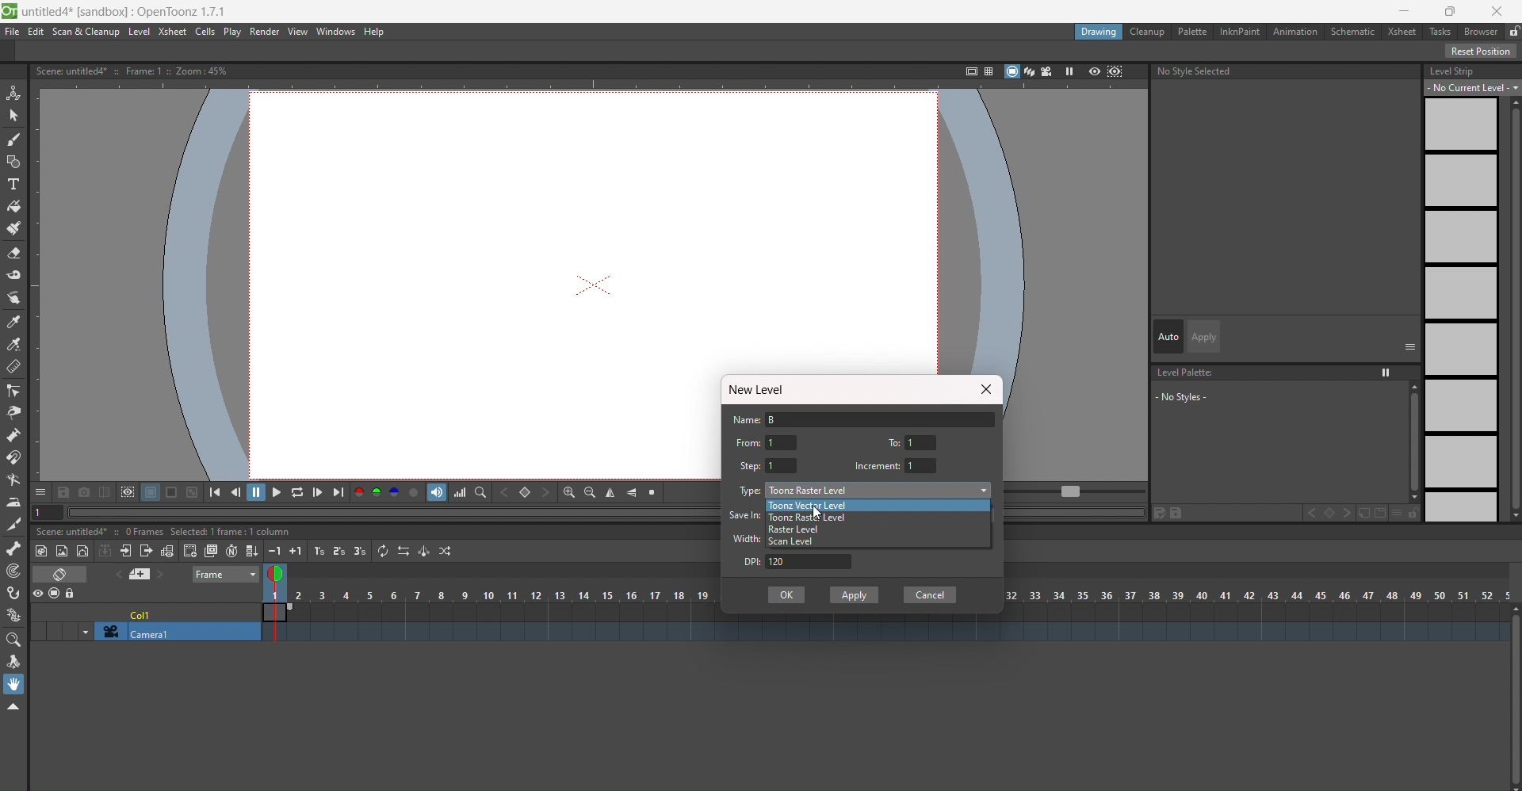 Image resolution: width=1522 pixels, height=791 pixels. Describe the element at coordinates (403, 550) in the screenshot. I see `reverse` at that location.